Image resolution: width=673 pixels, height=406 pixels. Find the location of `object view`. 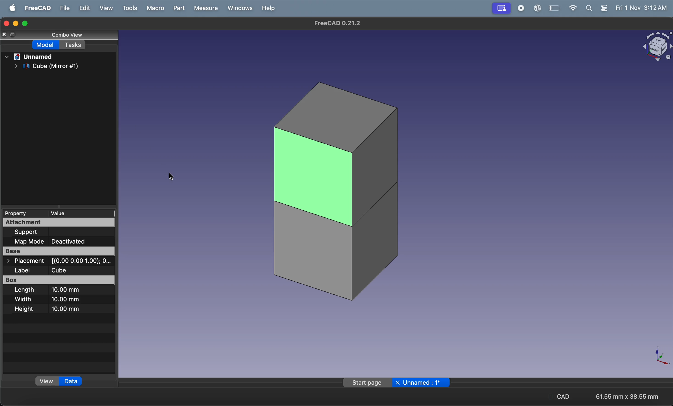

object view is located at coordinates (656, 48).